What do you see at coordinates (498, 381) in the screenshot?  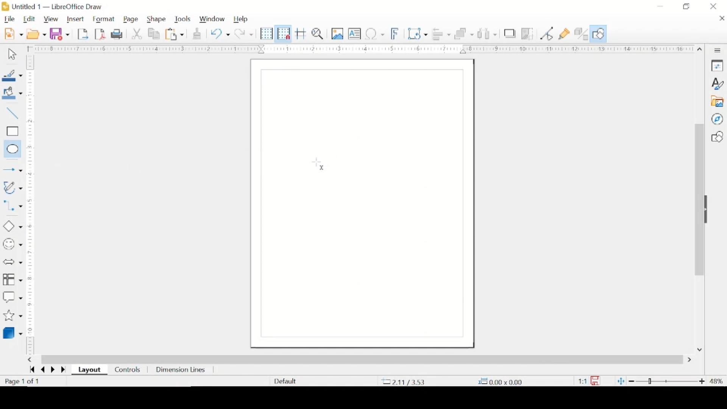 I see `coordinates` at bounding box center [498, 381].